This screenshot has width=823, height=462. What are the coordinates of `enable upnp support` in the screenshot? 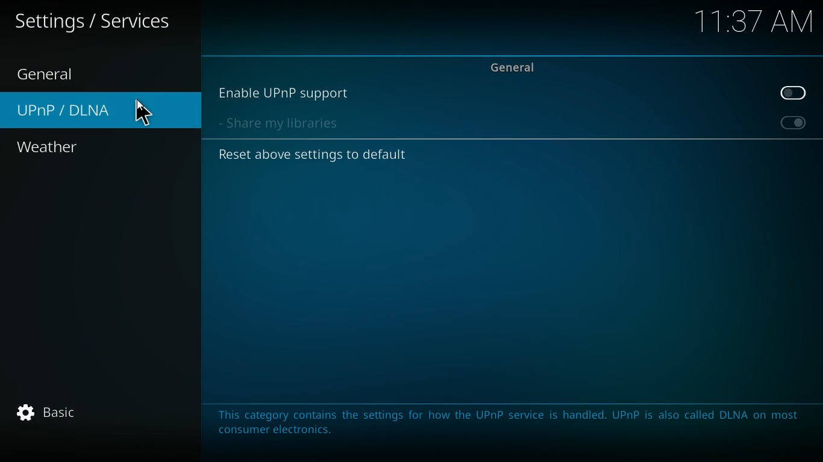 It's located at (289, 94).